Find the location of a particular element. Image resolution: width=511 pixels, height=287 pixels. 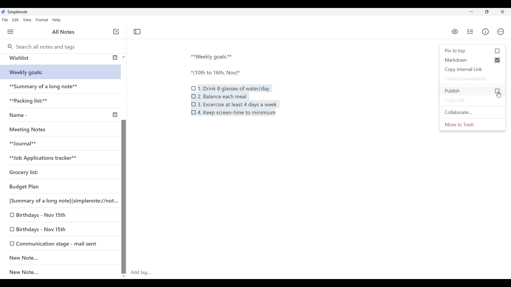

scroll down button is located at coordinates (124, 275).